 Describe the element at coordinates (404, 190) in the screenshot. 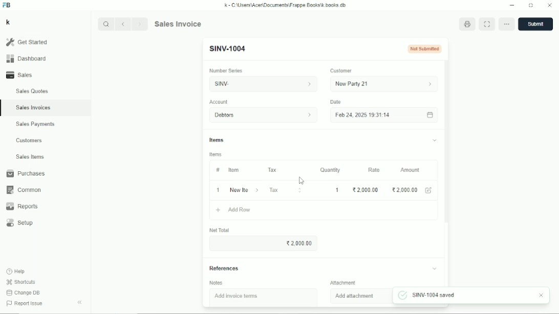

I see `2000.00` at that location.